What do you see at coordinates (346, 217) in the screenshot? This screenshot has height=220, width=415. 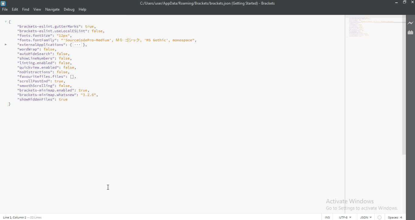 I see ` UTF-8` at bounding box center [346, 217].